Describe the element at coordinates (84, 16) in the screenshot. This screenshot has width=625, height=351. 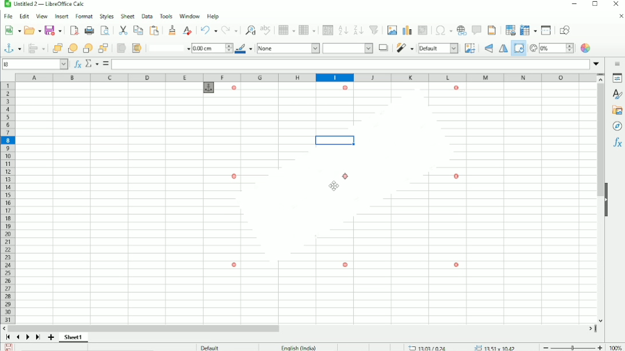
I see `Format` at that location.